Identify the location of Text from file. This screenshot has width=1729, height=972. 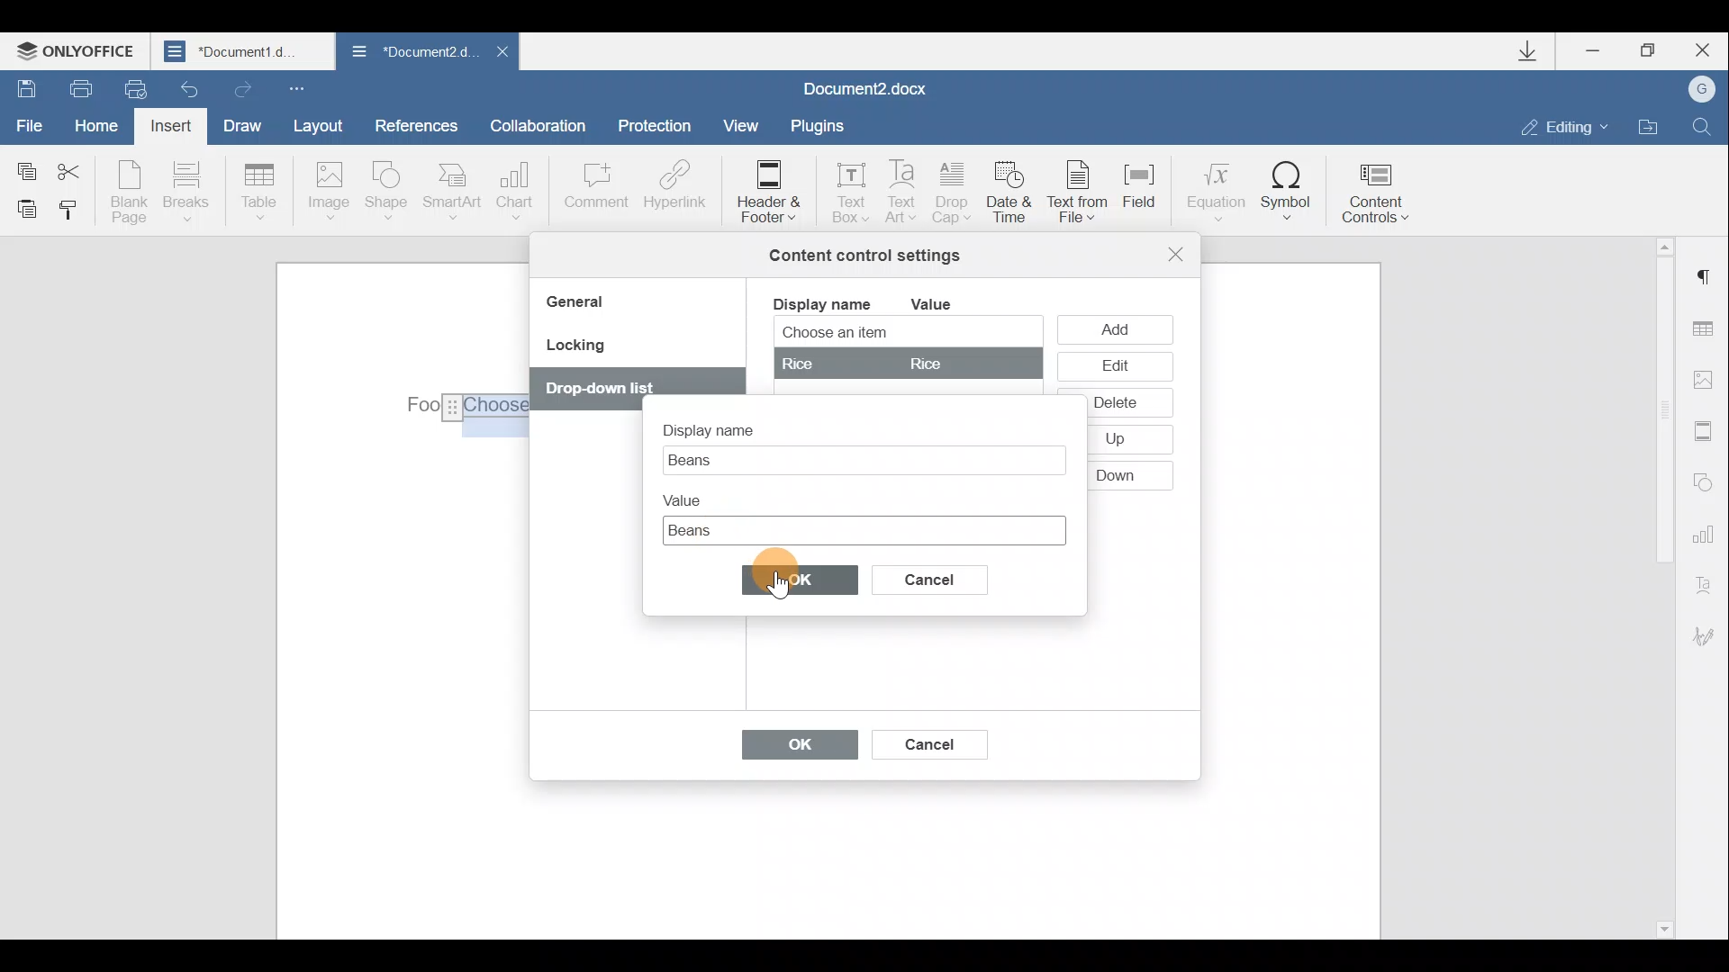
(1082, 193).